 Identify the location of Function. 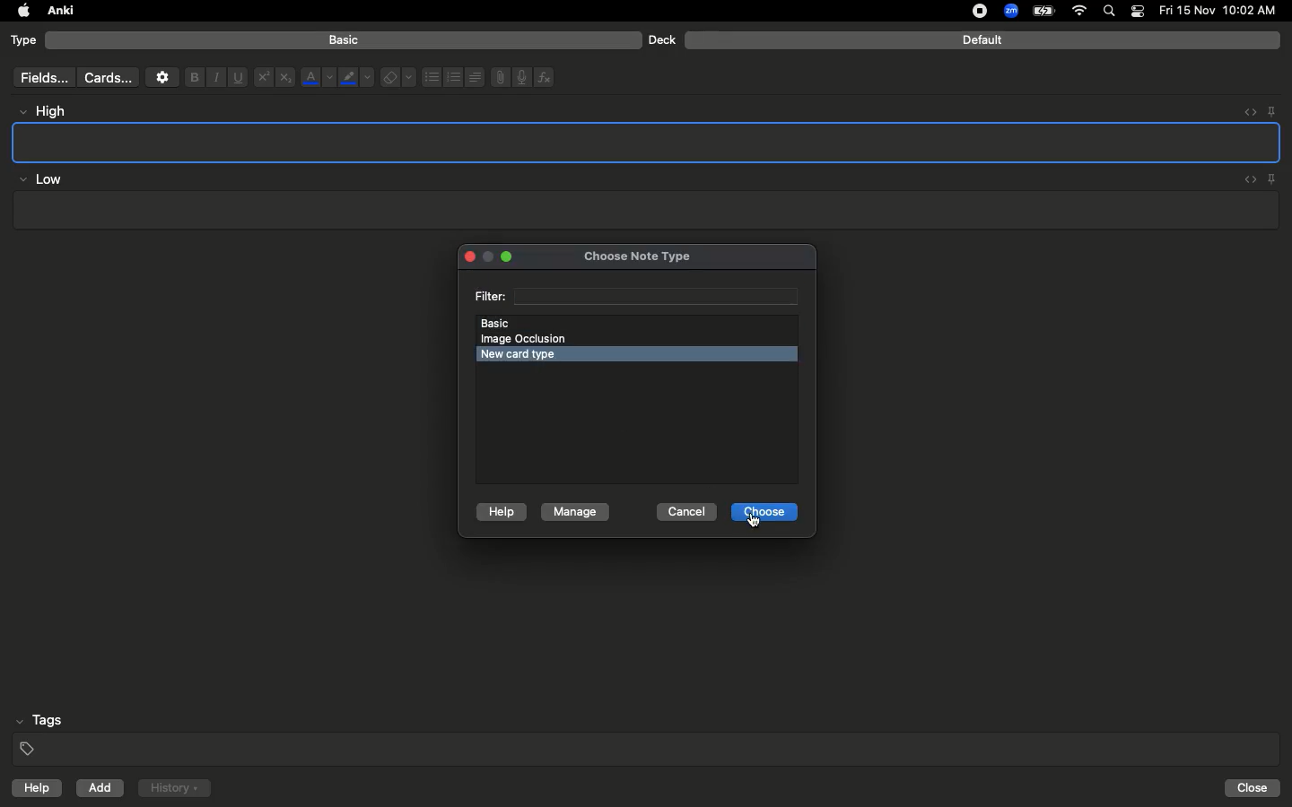
(546, 77).